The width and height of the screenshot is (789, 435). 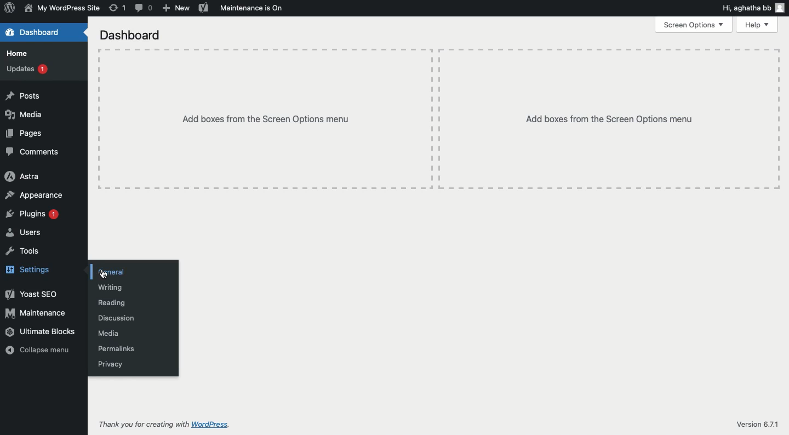 What do you see at coordinates (118, 8) in the screenshot?
I see `Revision` at bounding box center [118, 8].